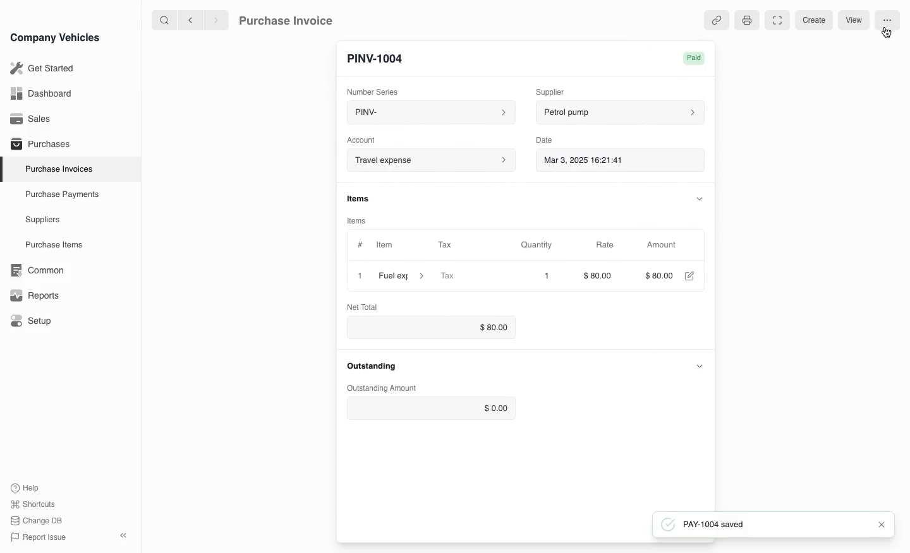 This screenshot has width=910, height=553. I want to click on Dashboard, so click(40, 93).